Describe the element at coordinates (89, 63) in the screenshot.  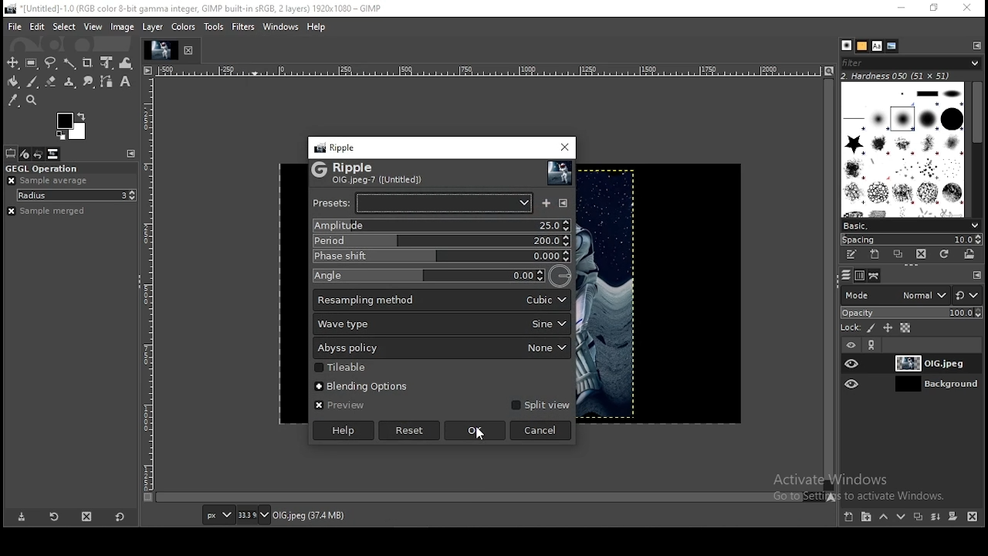
I see `crop` at that location.